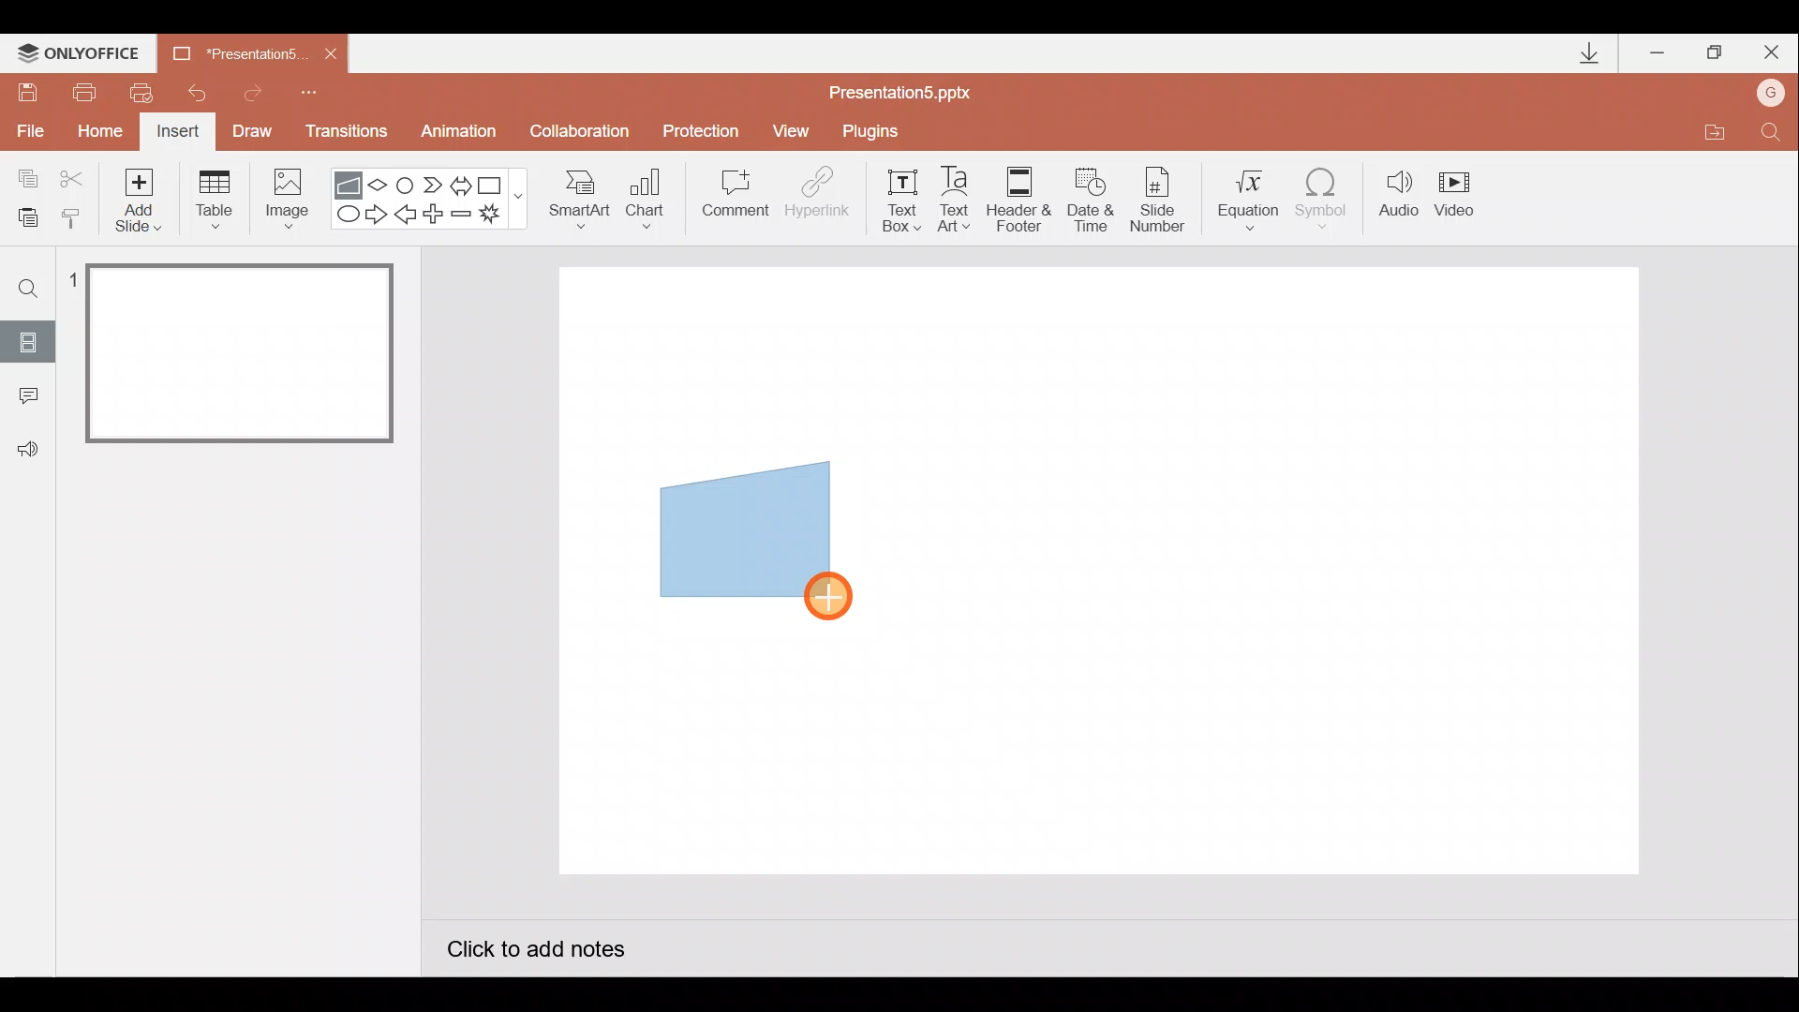 The image size is (1799, 1012). What do you see at coordinates (463, 182) in the screenshot?
I see `Left right arrow` at bounding box center [463, 182].